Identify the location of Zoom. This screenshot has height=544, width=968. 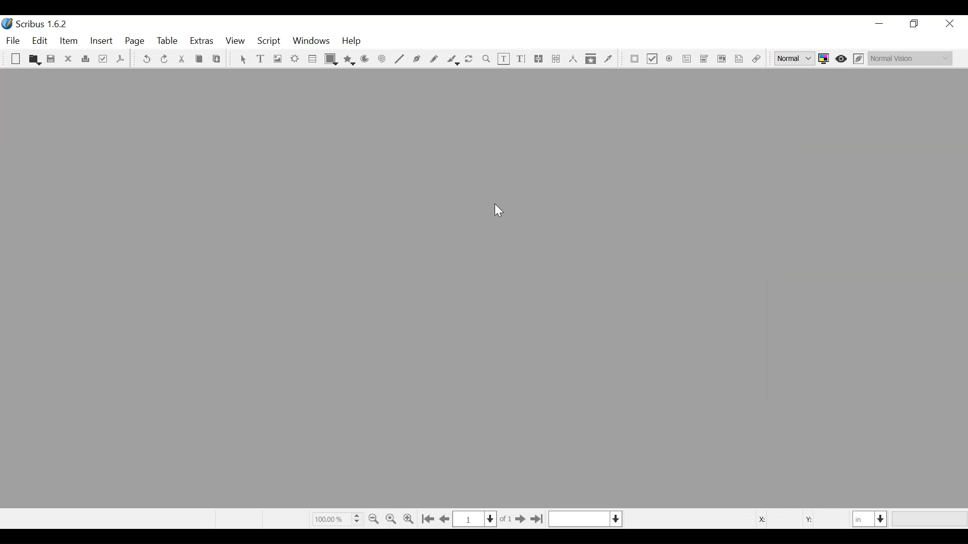
(487, 59).